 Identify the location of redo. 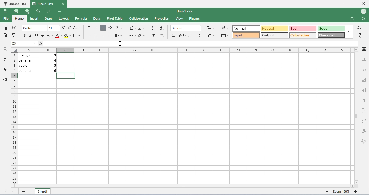
(49, 11).